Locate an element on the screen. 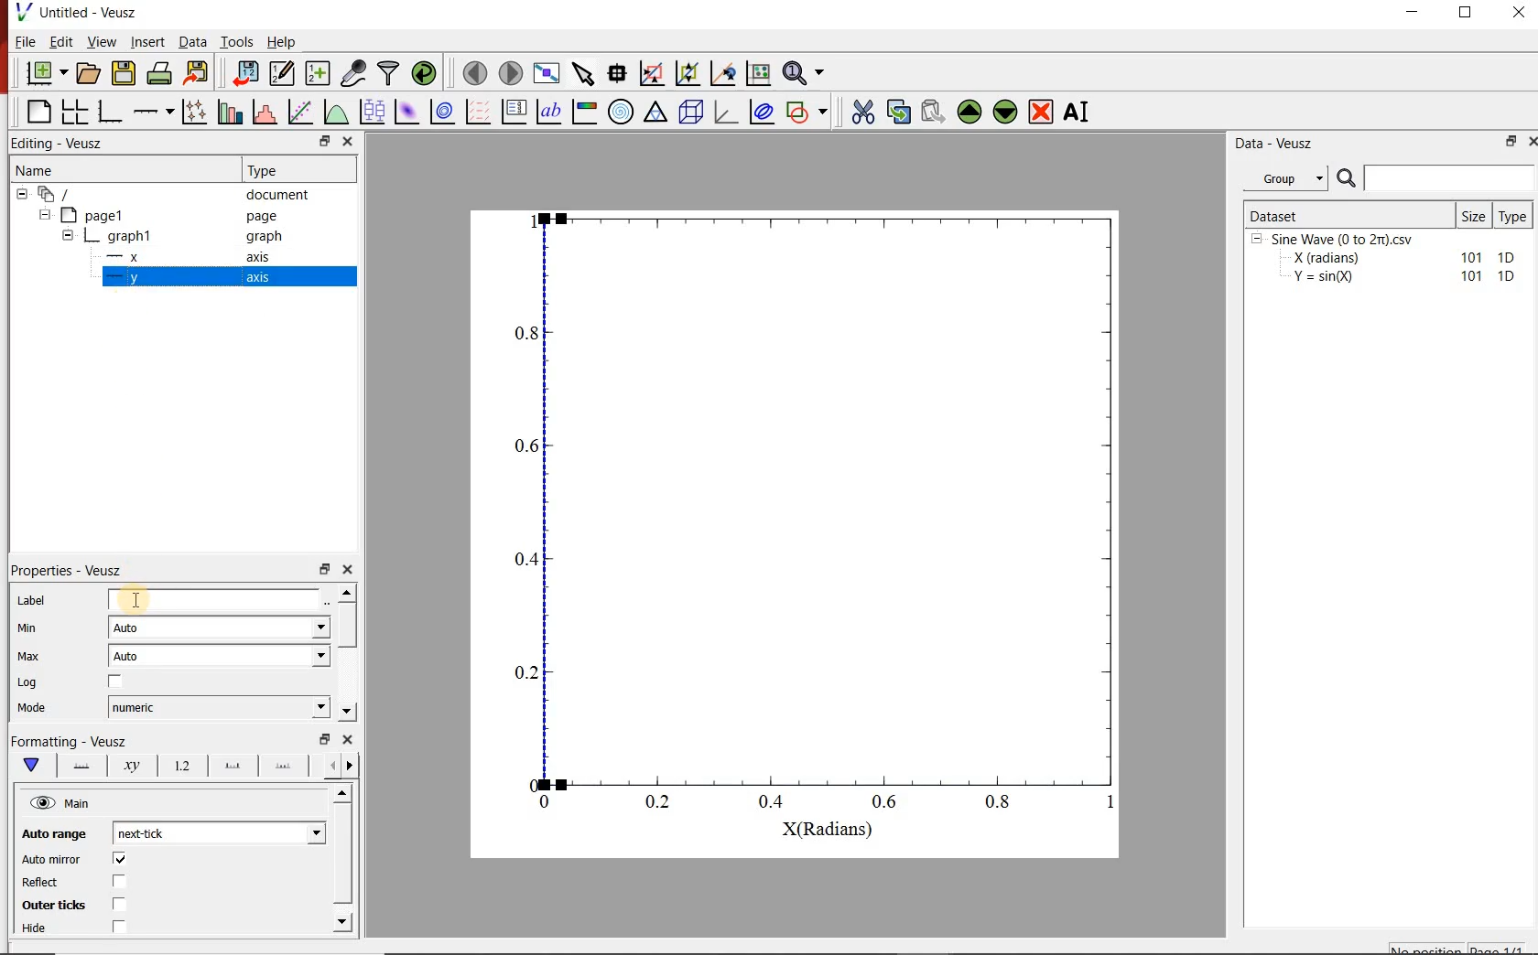 The image size is (1538, 955). plot covariance ellipses is located at coordinates (761, 111).